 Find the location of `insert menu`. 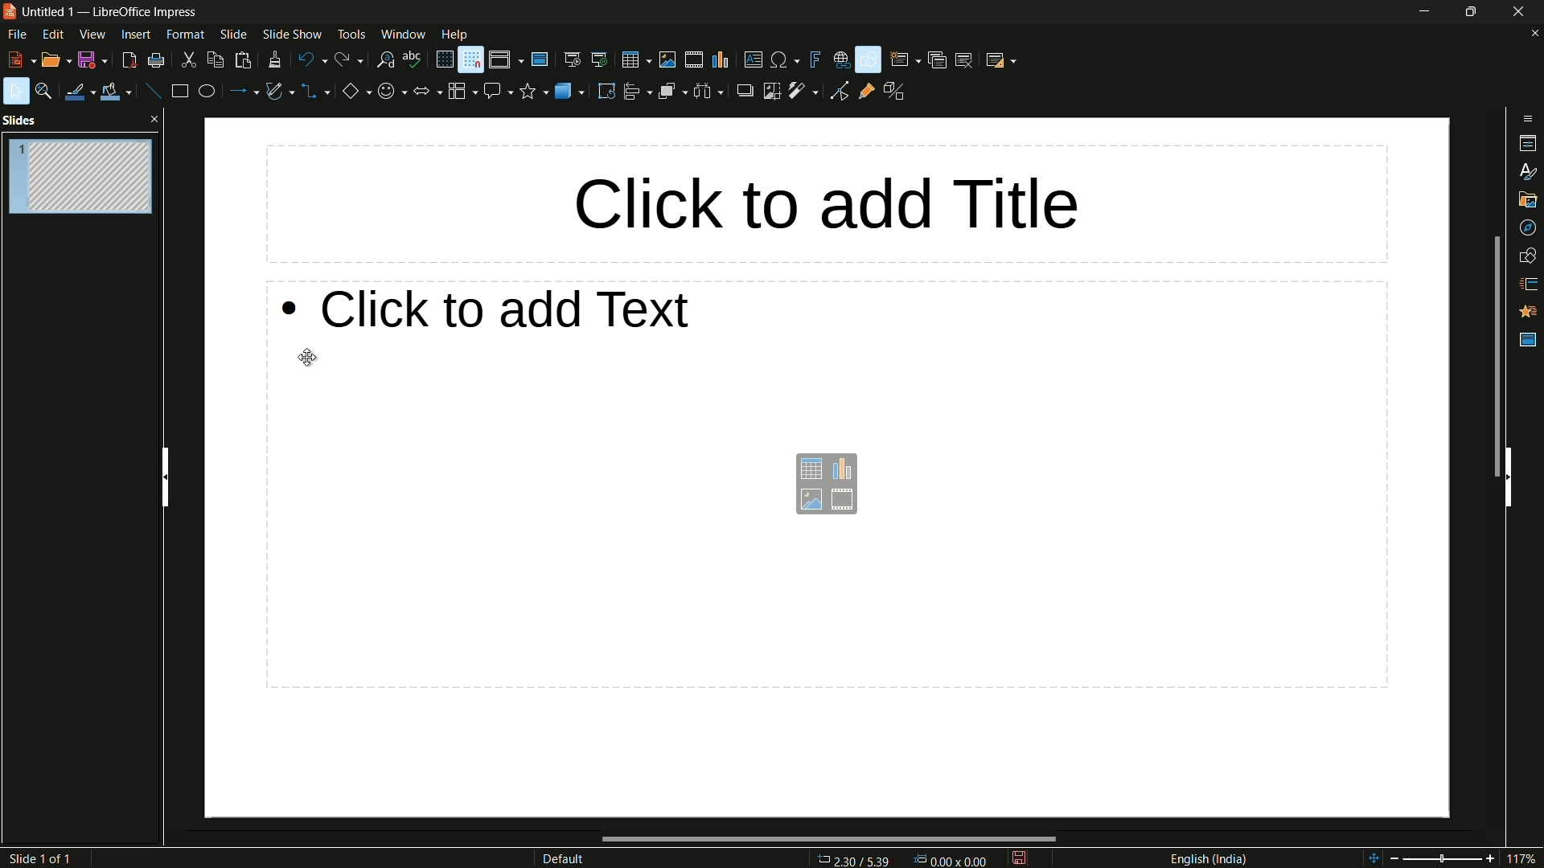

insert menu is located at coordinates (136, 35).